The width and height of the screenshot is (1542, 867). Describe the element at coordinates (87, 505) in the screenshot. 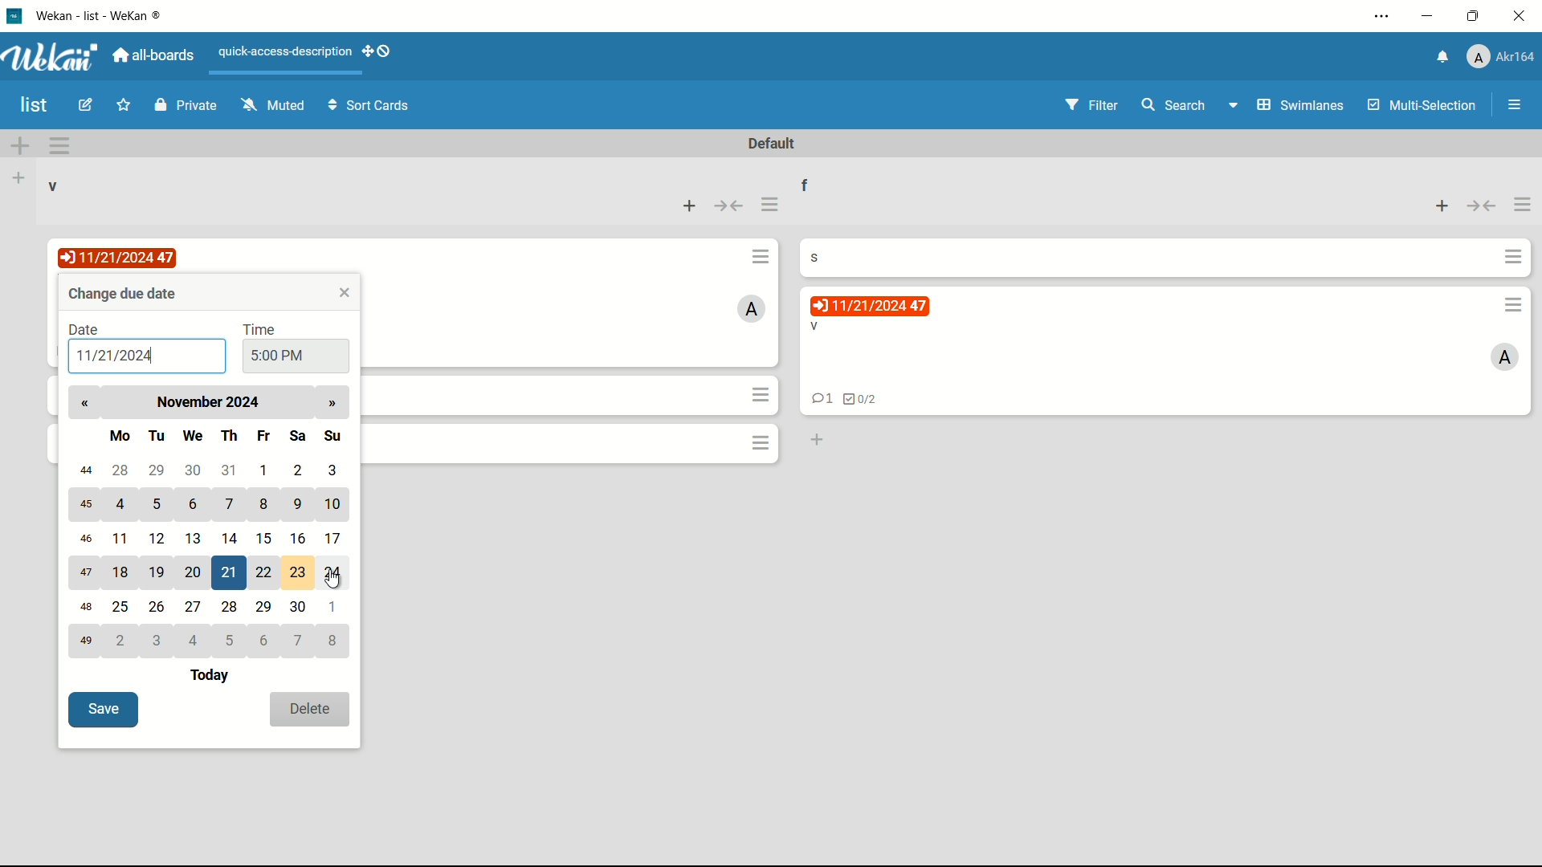

I see `45` at that location.